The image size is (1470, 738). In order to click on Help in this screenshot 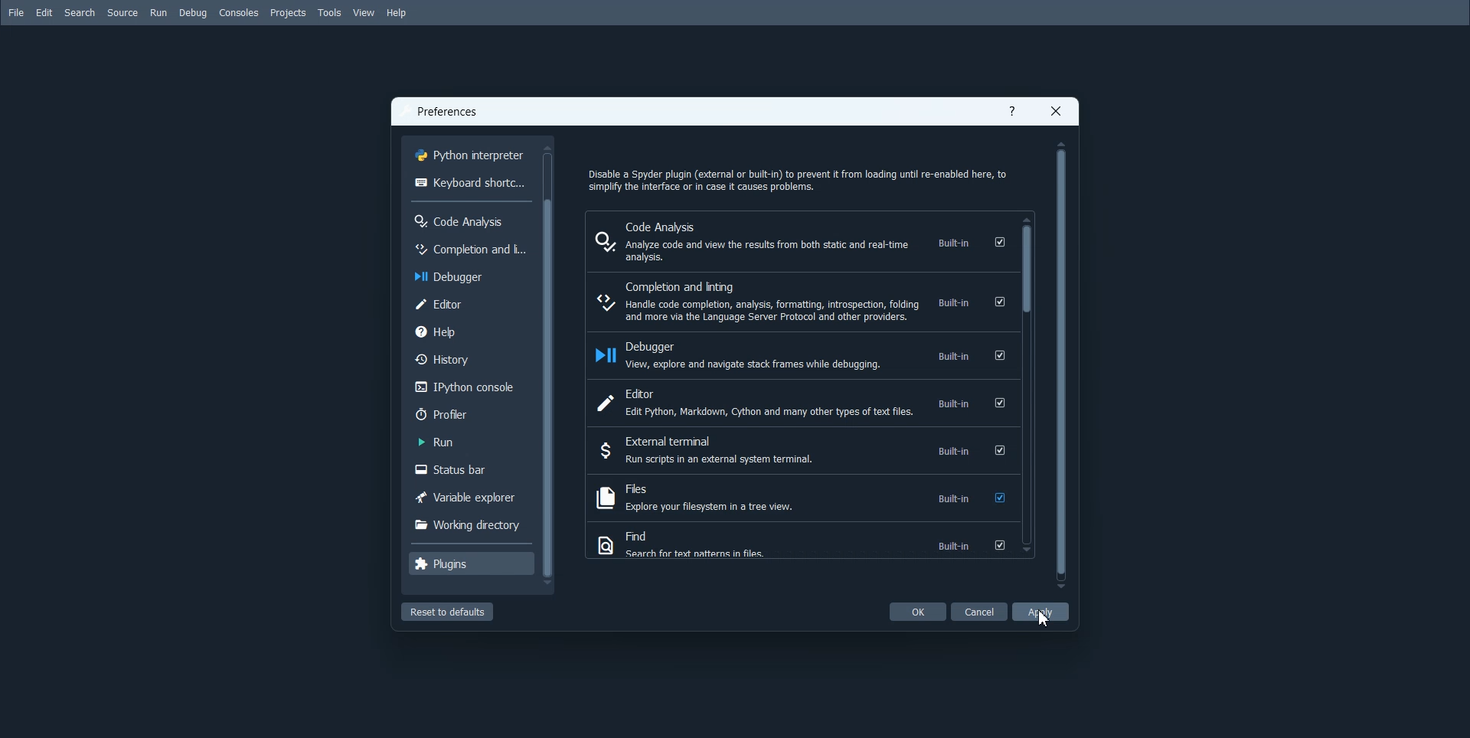, I will do `click(396, 13)`.